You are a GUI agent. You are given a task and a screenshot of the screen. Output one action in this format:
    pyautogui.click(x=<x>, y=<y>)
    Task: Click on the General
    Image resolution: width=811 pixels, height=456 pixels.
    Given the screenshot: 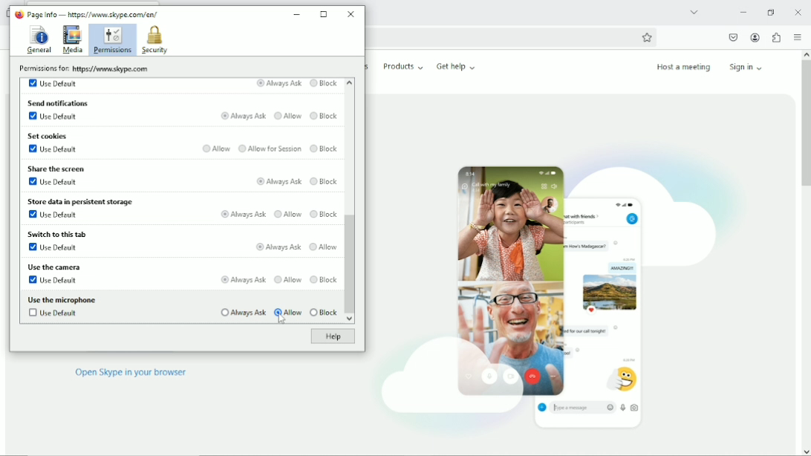 What is the action you would take?
    pyautogui.click(x=38, y=40)
    